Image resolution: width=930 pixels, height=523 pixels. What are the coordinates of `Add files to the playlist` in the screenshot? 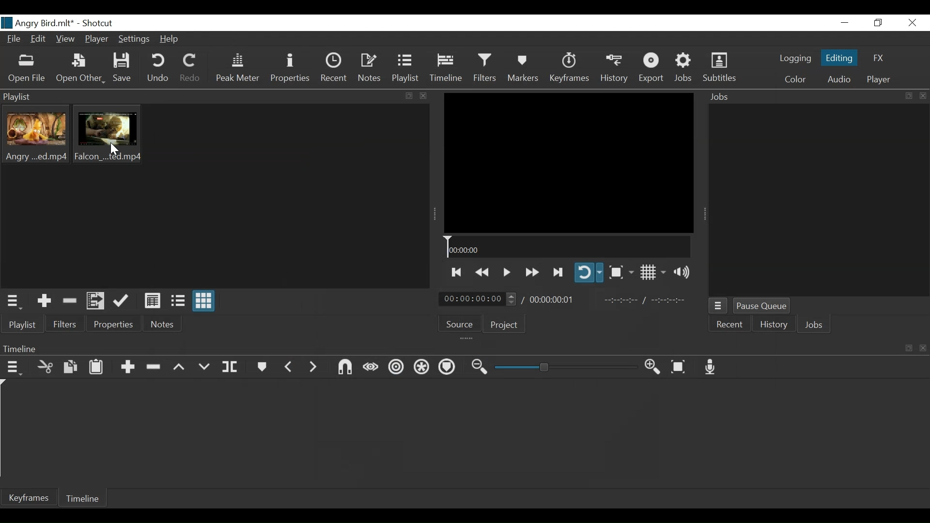 It's located at (97, 300).